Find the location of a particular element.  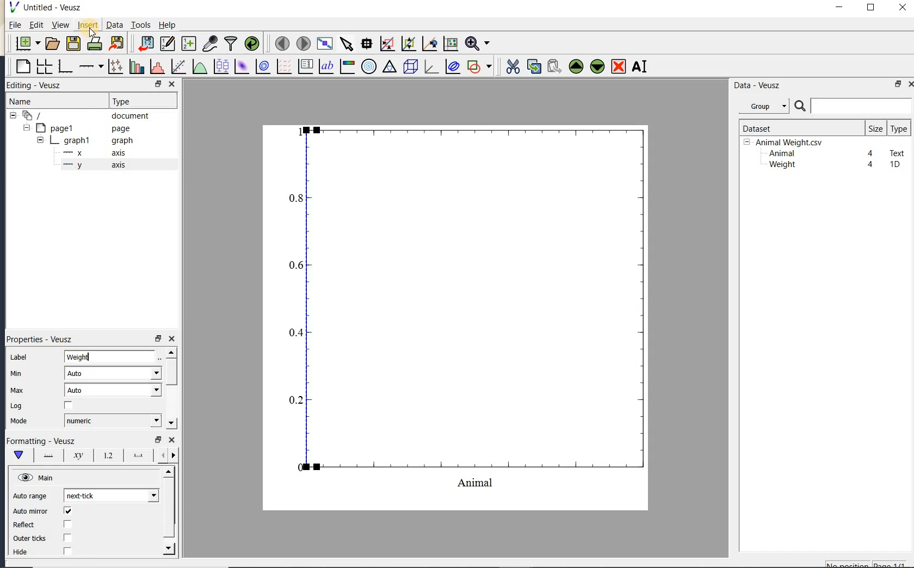

axis line is located at coordinates (46, 455).